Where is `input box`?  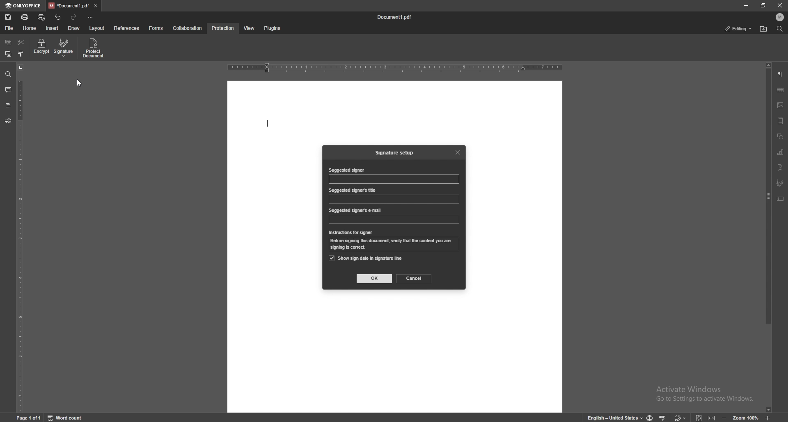
input box is located at coordinates (394, 199).